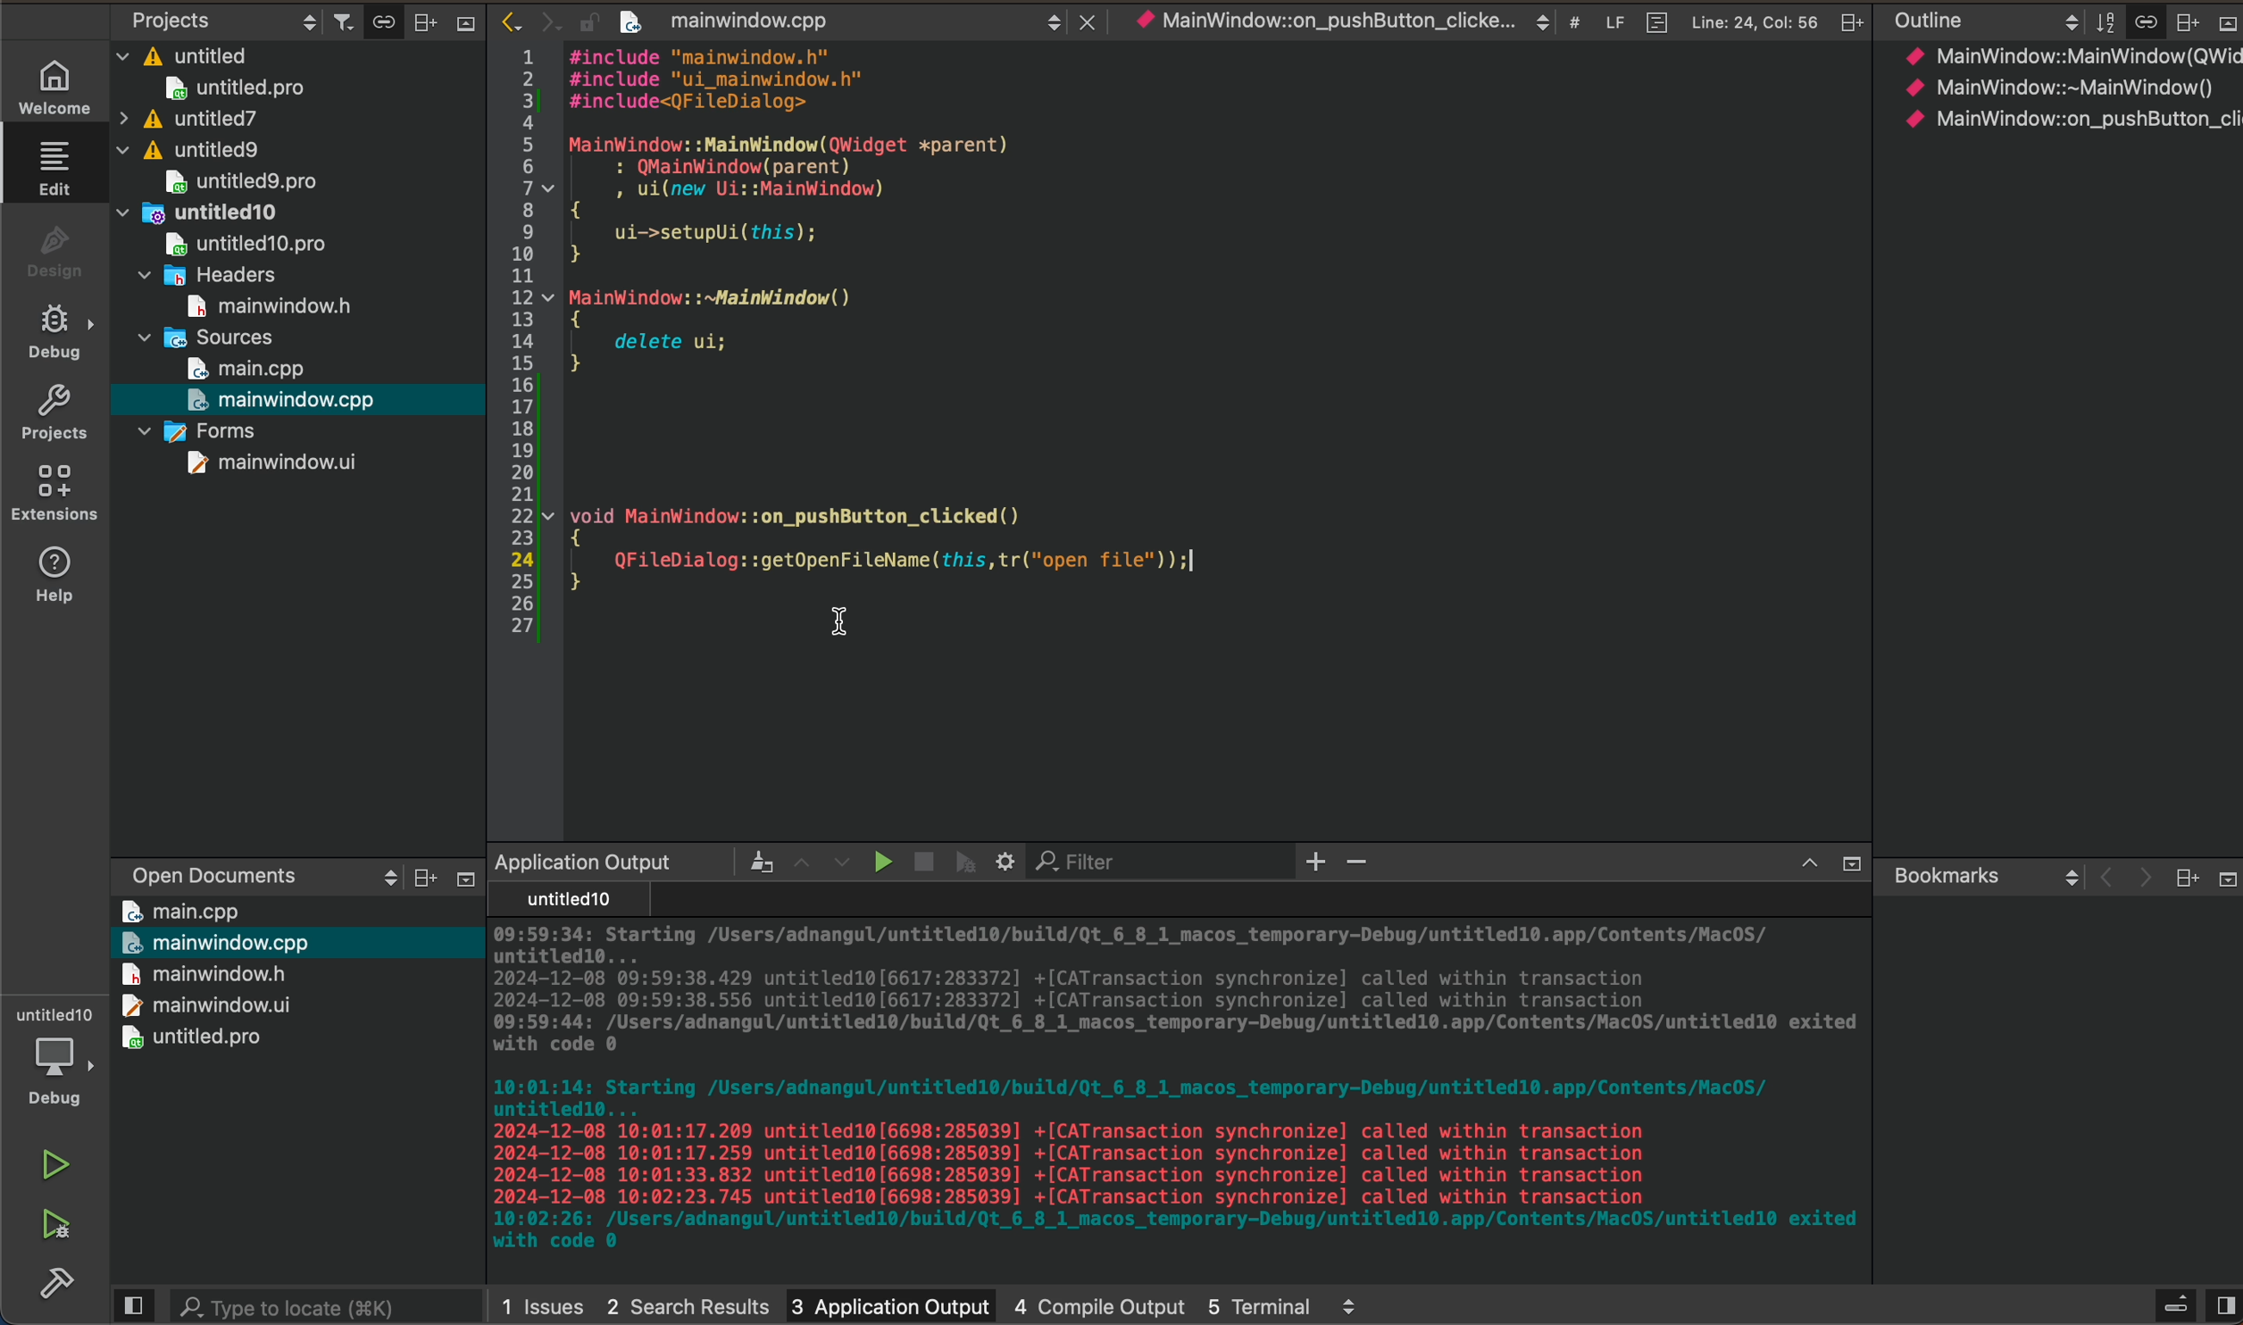  Describe the element at coordinates (372, 877) in the screenshot. I see `scroll` at that location.